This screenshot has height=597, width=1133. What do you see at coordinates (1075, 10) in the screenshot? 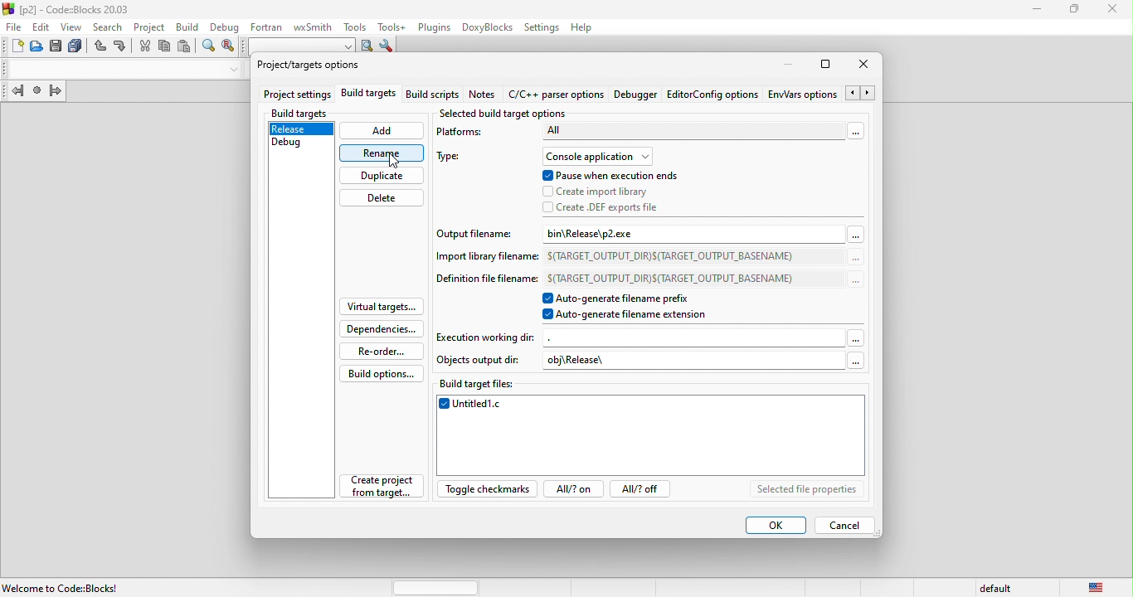
I see `maximize` at bounding box center [1075, 10].